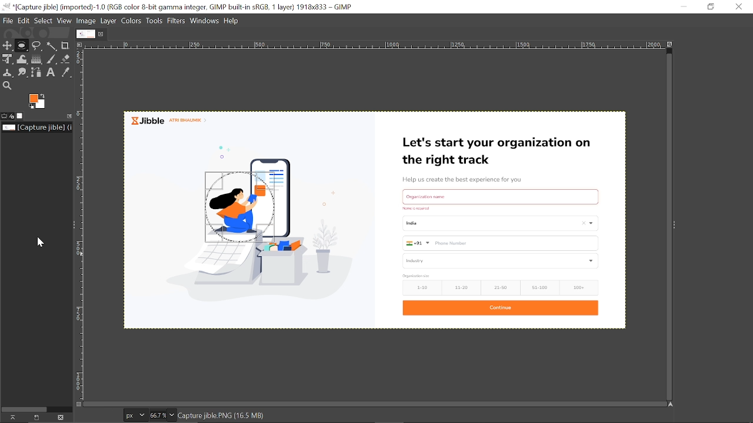  Describe the element at coordinates (66, 45) in the screenshot. I see `Crop tool` at that location.